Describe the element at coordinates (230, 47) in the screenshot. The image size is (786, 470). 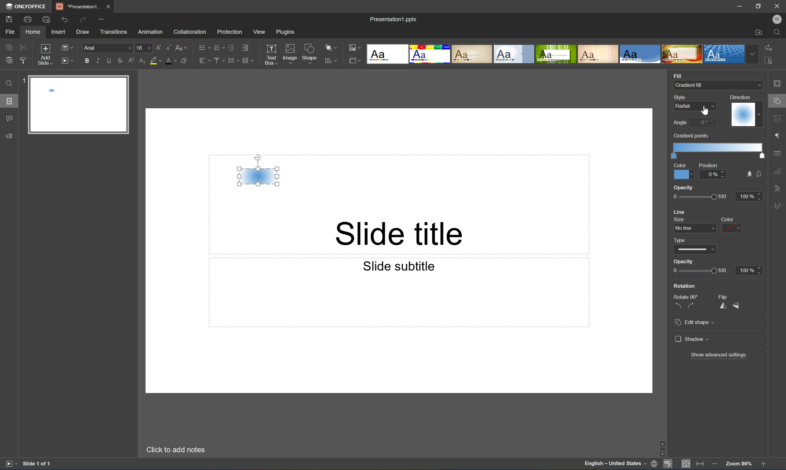
I see `Decrease indent` at that location.